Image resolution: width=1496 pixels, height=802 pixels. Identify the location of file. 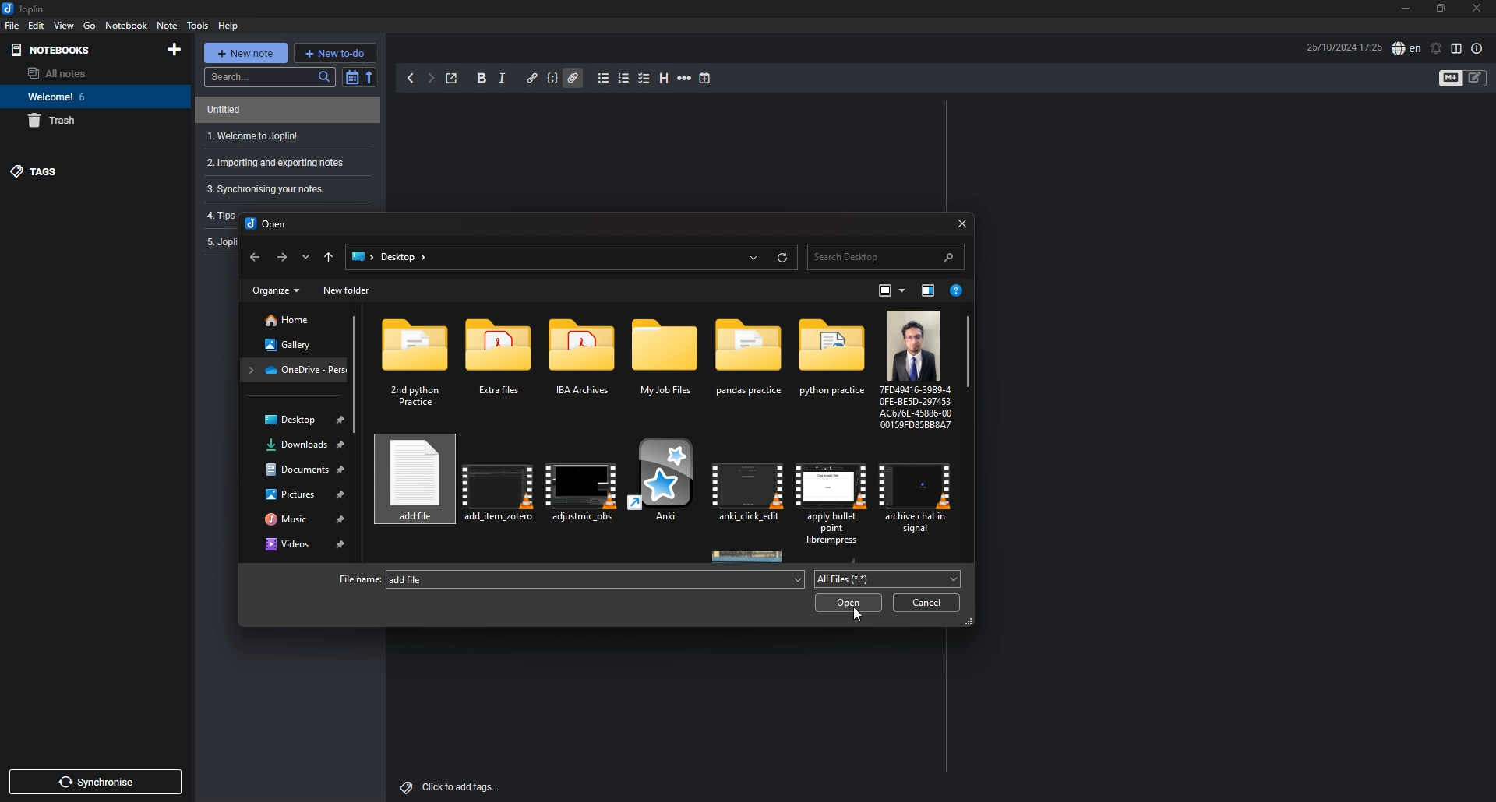
(918, 492).